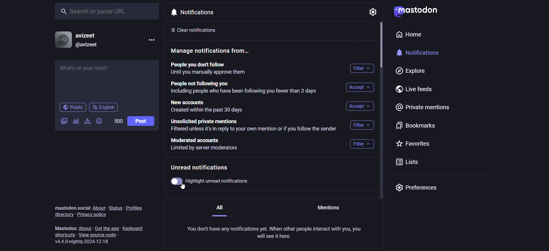 The width and height of the screenshot is (549, 251). What do you see at coordinates (104, 108) in the screenshot?
I see `language English` at bounding box center [104, 108].